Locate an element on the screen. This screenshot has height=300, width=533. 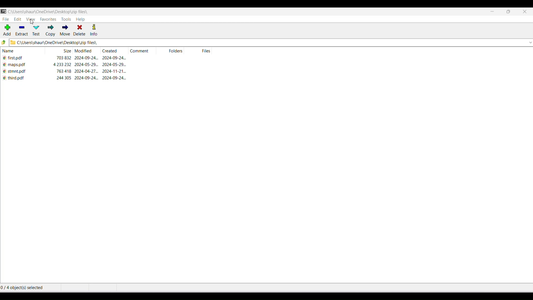
add is located at coordinates (7, 31).